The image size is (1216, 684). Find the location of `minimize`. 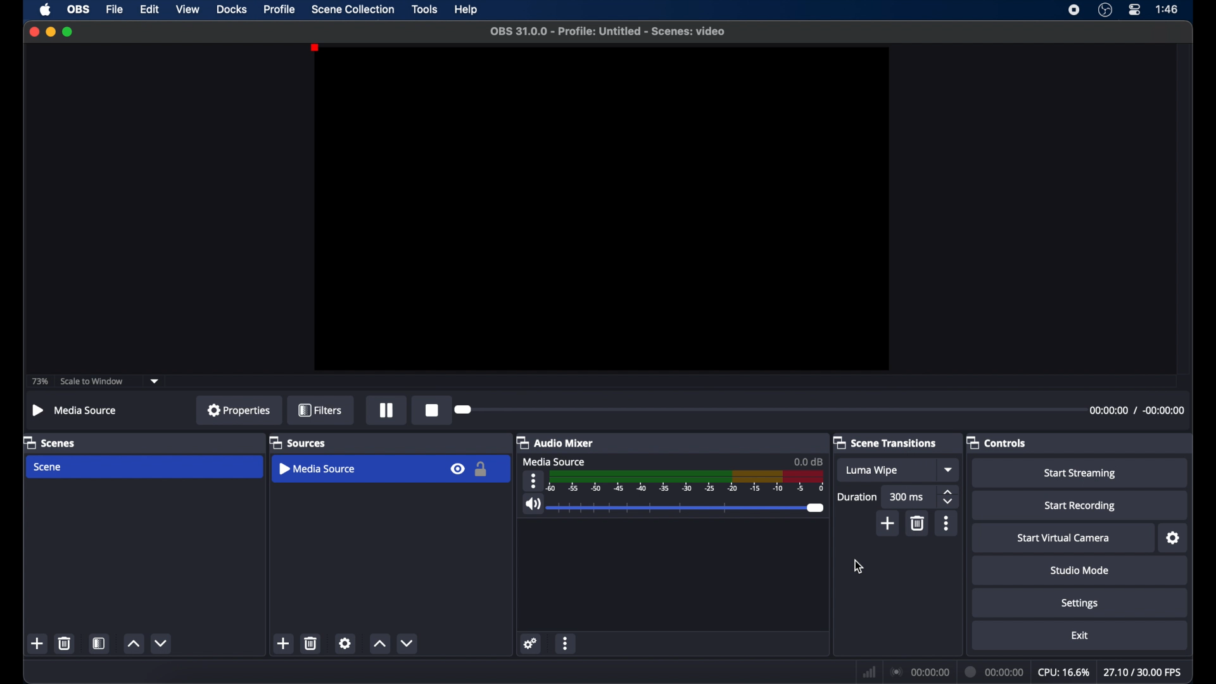

minimize is located at coordinates (50, 32).